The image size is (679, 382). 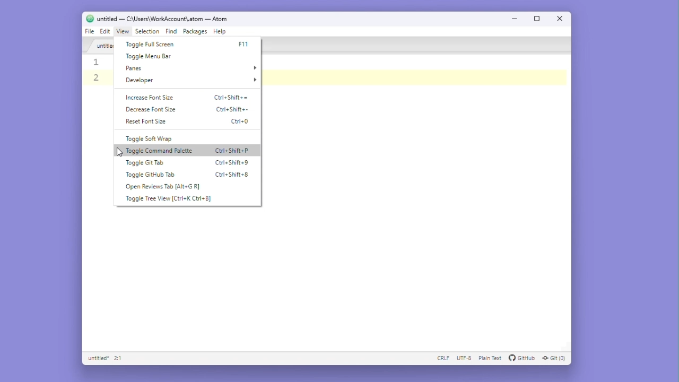 I want to click on ‘untitled — CA\Users\WorkAccount\ atom — Atom, so click(x=156, y=19).